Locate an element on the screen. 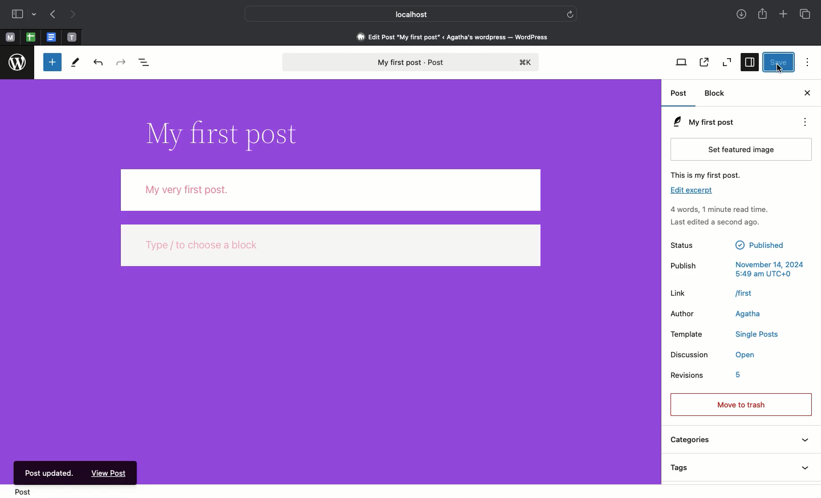  Sidebar is located at coordinates (25, 15).